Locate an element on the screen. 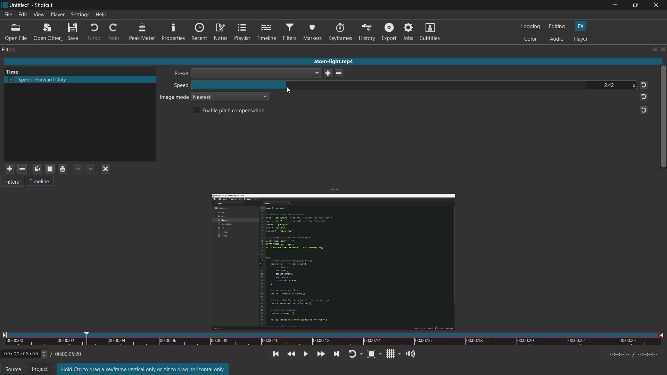  paste filter is located at coordinates (50, 168).